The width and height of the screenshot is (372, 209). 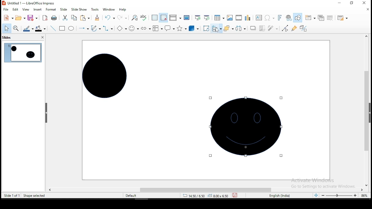 I want to click on mouse pointer, so click(x=218, y=30).